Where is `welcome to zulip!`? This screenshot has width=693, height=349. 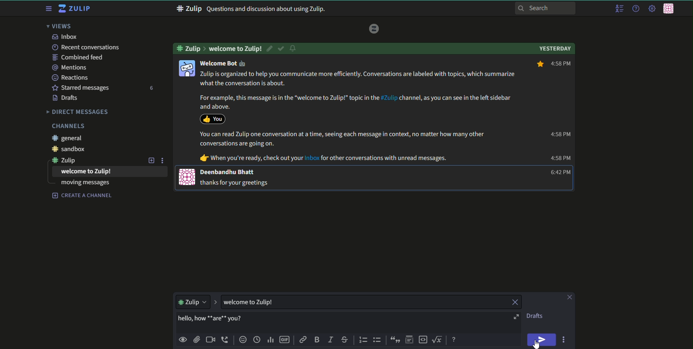 welcome to zulip! is located at coordinates (235, 48).